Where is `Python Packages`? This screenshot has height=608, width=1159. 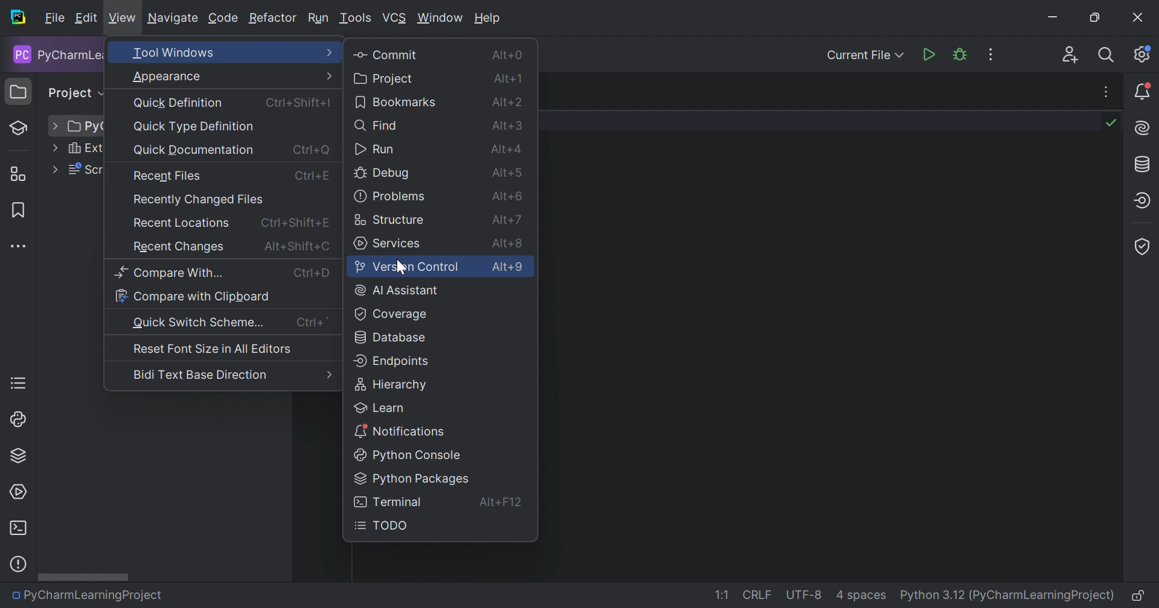 Python Packages is located at coordinates (412, 479).